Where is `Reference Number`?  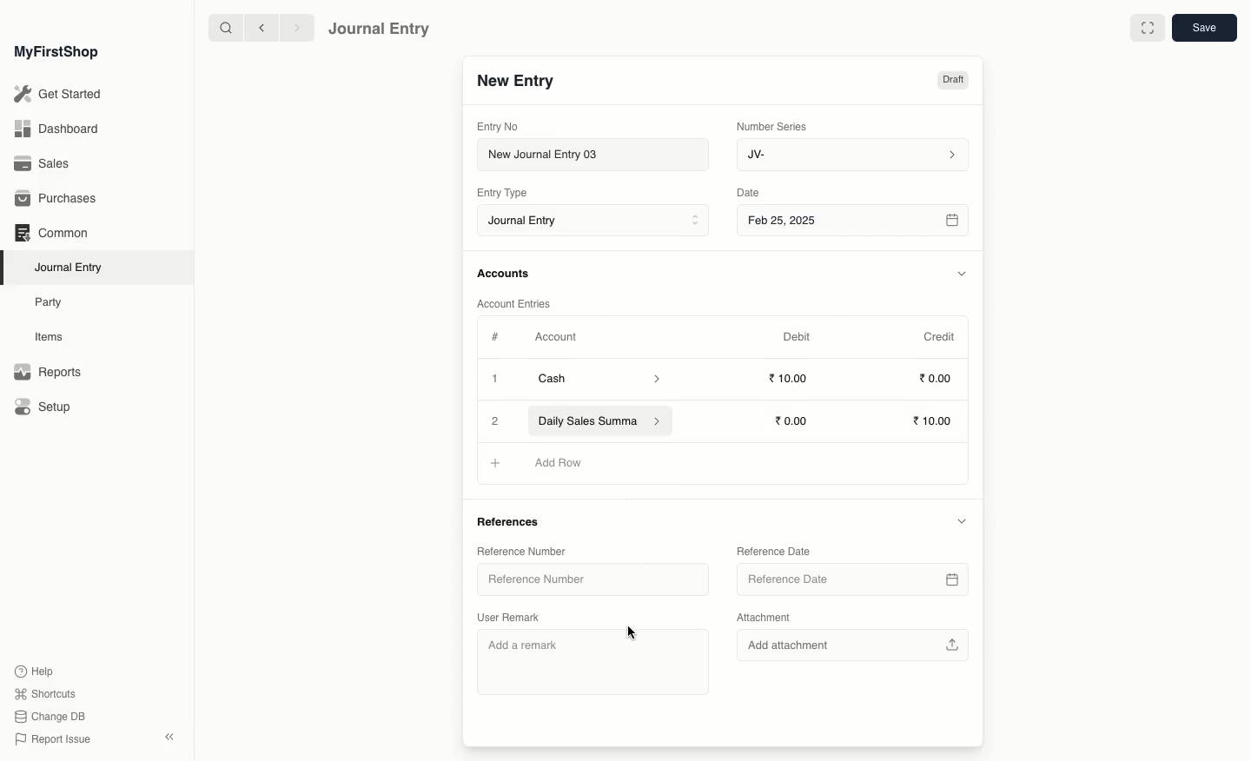 Reference Number is located at coordinates (543, 582).